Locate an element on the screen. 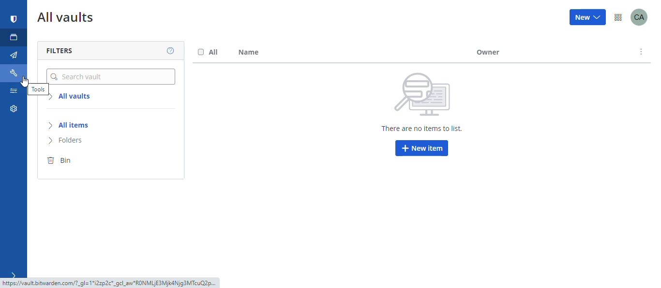 The image size is (661, 288). menu is located at coordinates (618, 16).